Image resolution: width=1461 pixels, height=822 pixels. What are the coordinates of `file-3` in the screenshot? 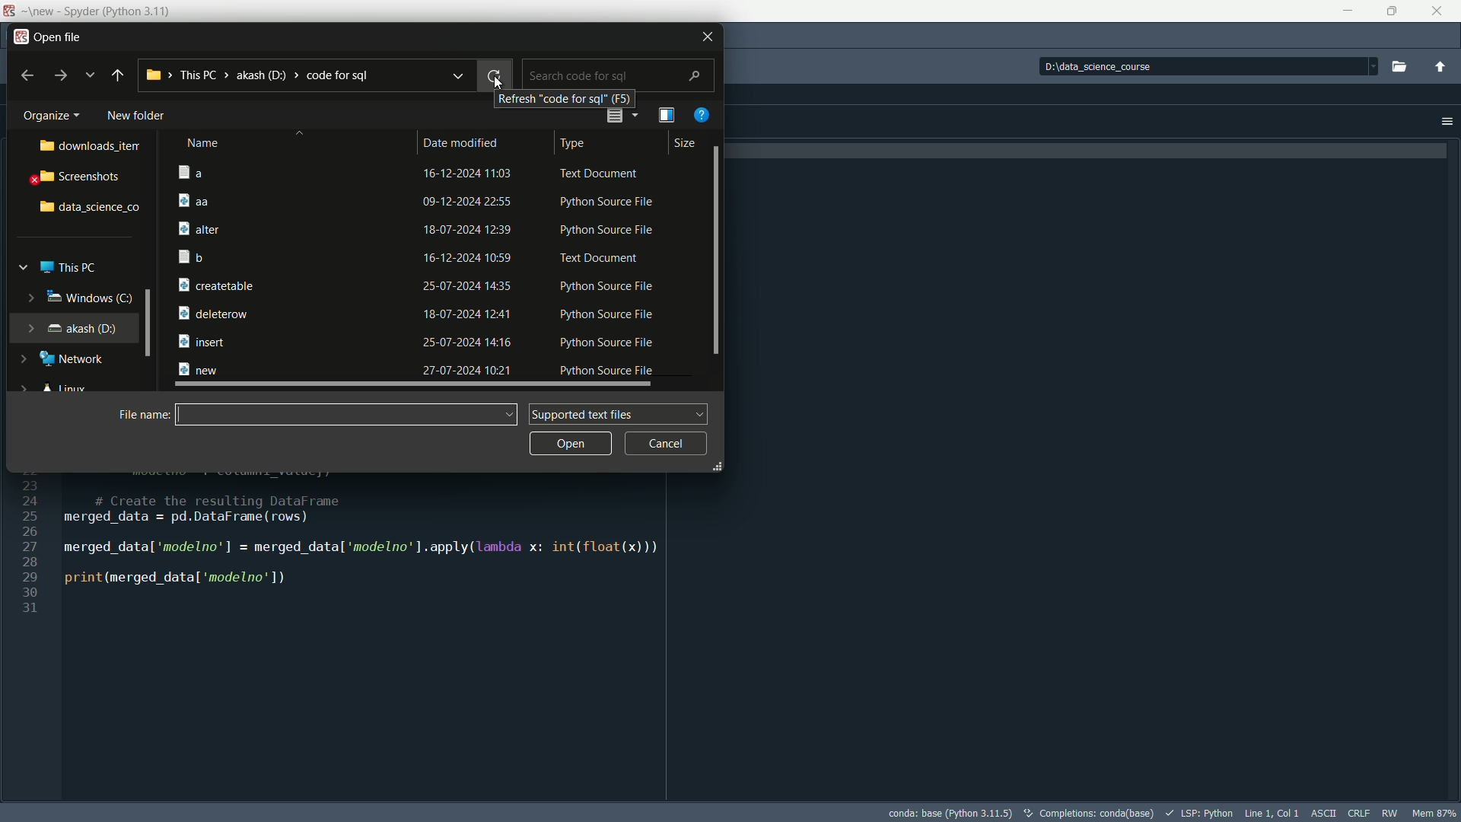 It's located at (419, 231).